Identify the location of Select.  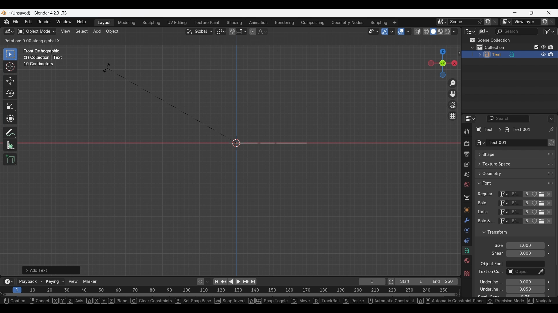
(13, 301).